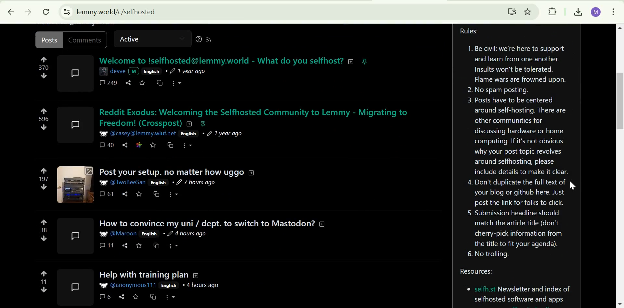  What do you see at coordinates (75, 184) in the screenshot?
I see `expand here` at bounding box center [75, 184].